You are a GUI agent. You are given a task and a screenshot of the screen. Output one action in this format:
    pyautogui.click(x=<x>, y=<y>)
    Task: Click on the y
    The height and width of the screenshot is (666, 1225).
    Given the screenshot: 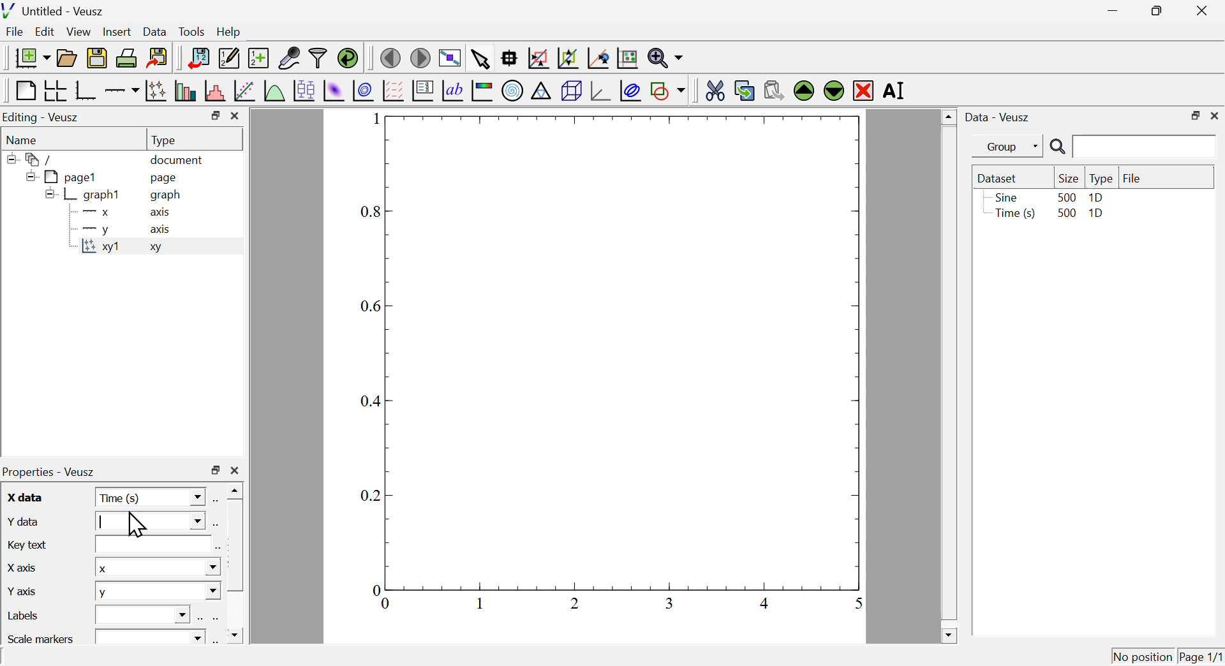 What is the action you would take?
    pyautogui.click(x=158, y=592)
    